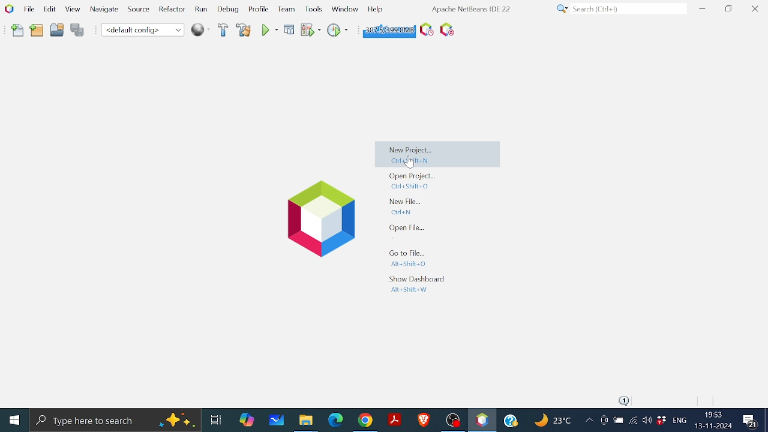 Image resolution: width=768 pixels, height=432 pixels. I want to click on Copilot, so click(248, 419).